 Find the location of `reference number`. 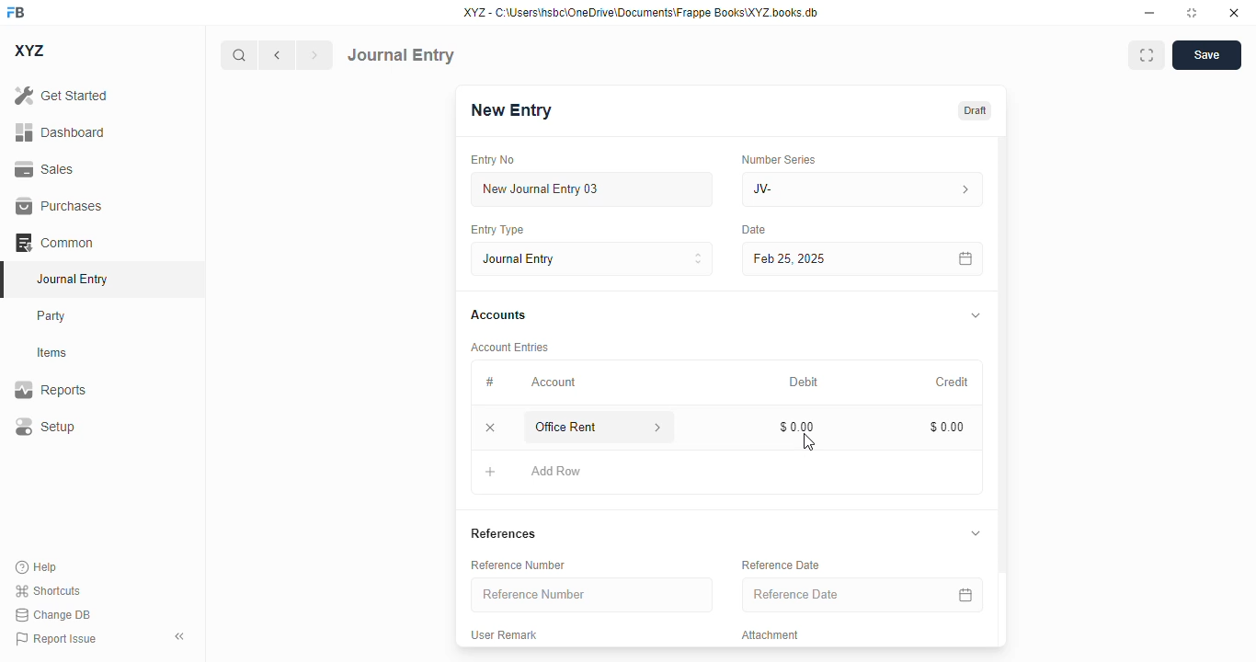

reference number is located at coordinates (591, 594).